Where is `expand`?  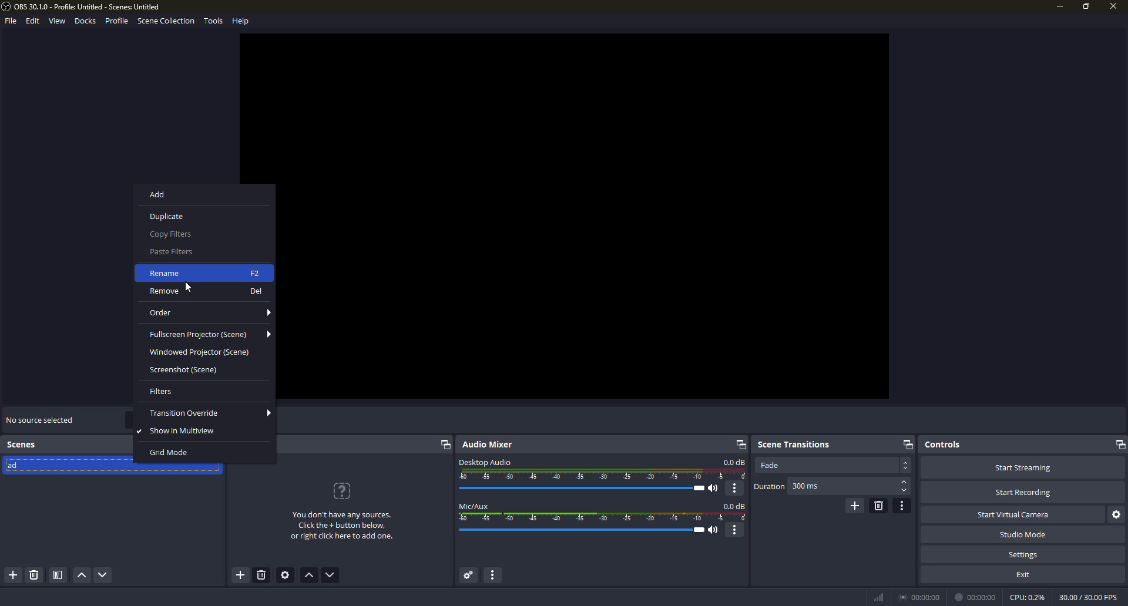
expand is located at coordinates (444, 446).